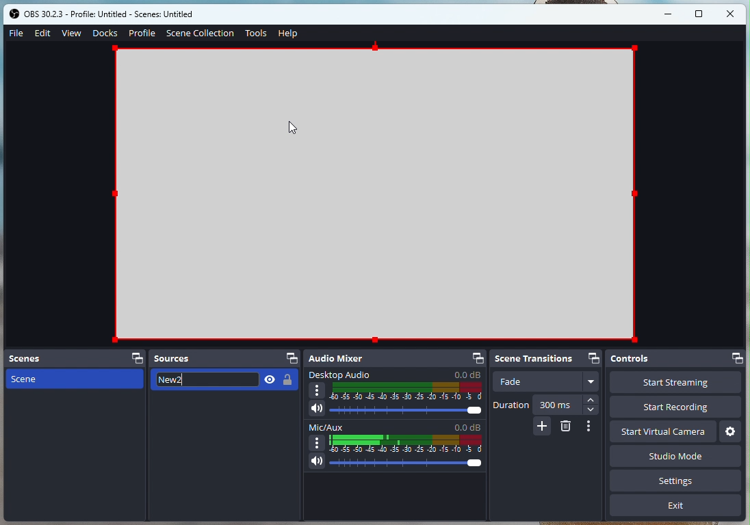  What do you see at coordinates (397, 394) in the screenshot?
I see `Desktop Audio` at bounding box center [397, 394].